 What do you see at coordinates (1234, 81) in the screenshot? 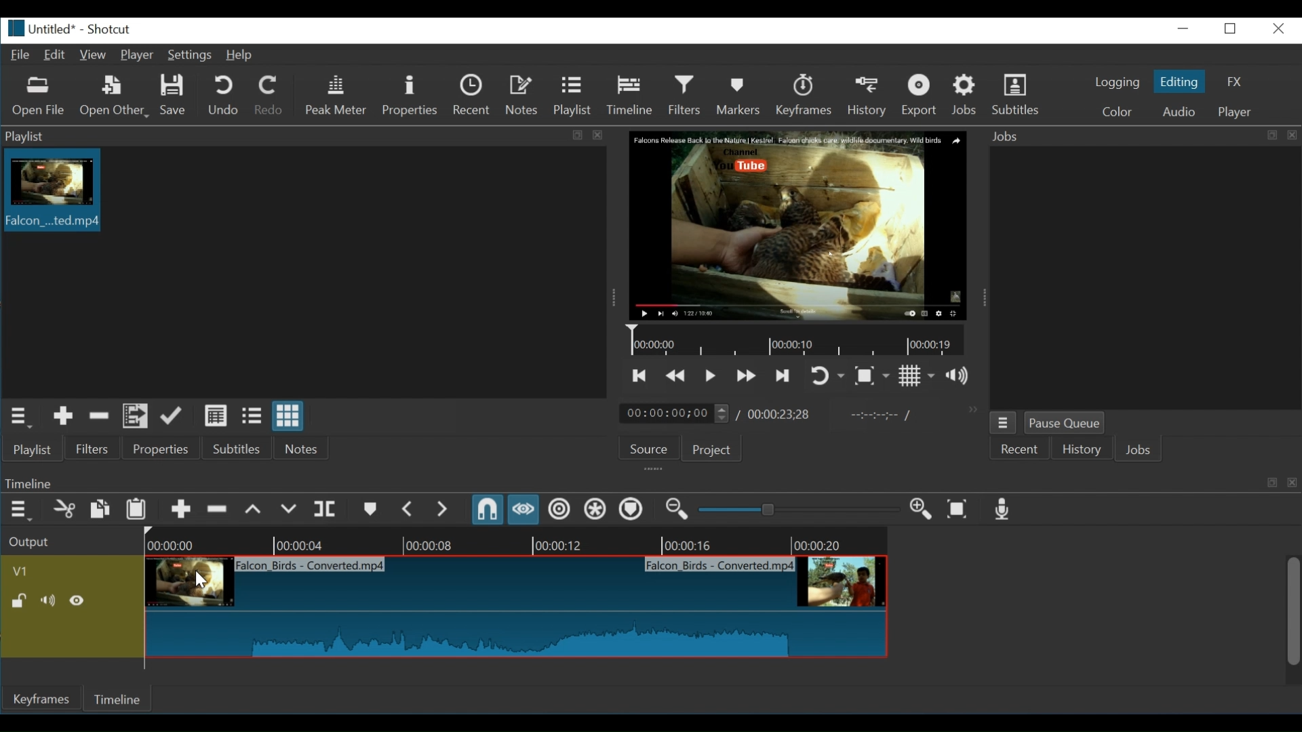
I see `FX` at bounding box center [1234, 81].